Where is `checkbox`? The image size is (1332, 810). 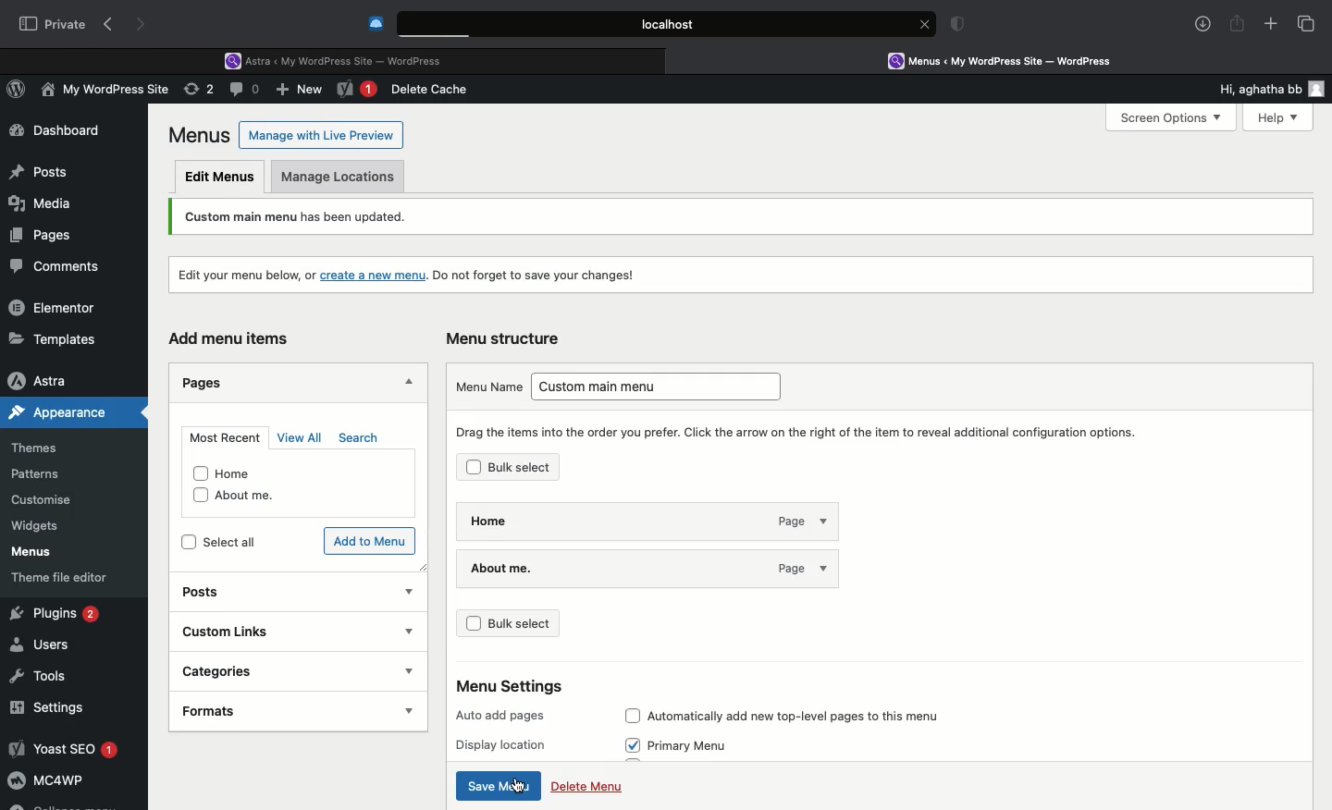
checkbox is located at coordinates (632, 715).